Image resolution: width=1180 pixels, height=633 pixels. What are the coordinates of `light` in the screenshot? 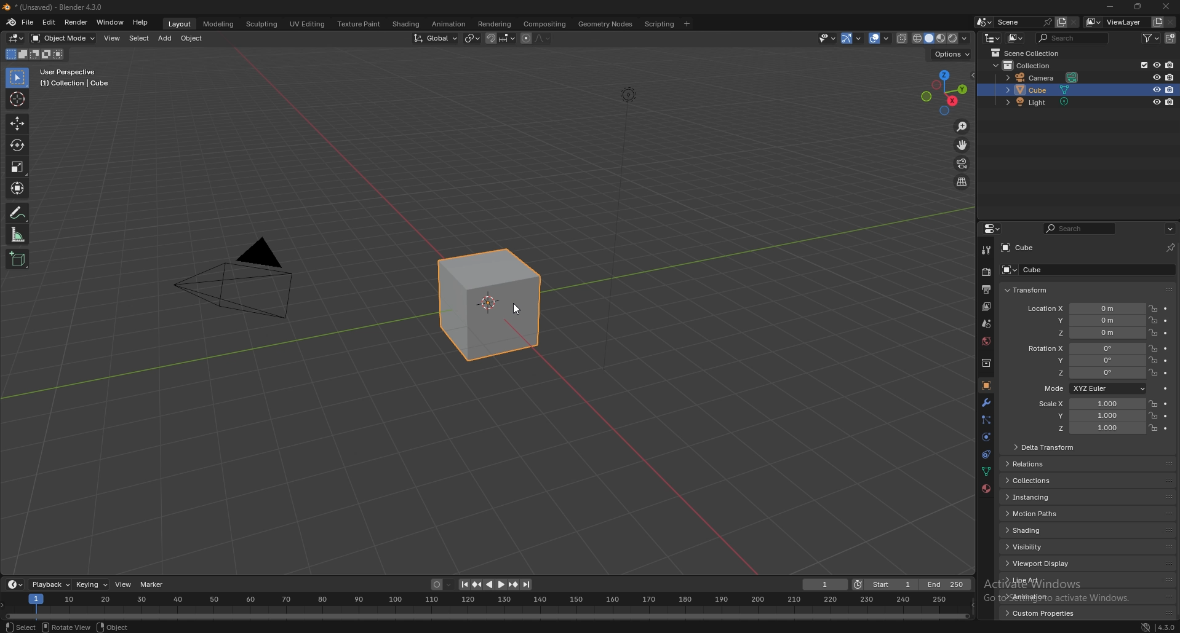 It's located at (1047, 102).